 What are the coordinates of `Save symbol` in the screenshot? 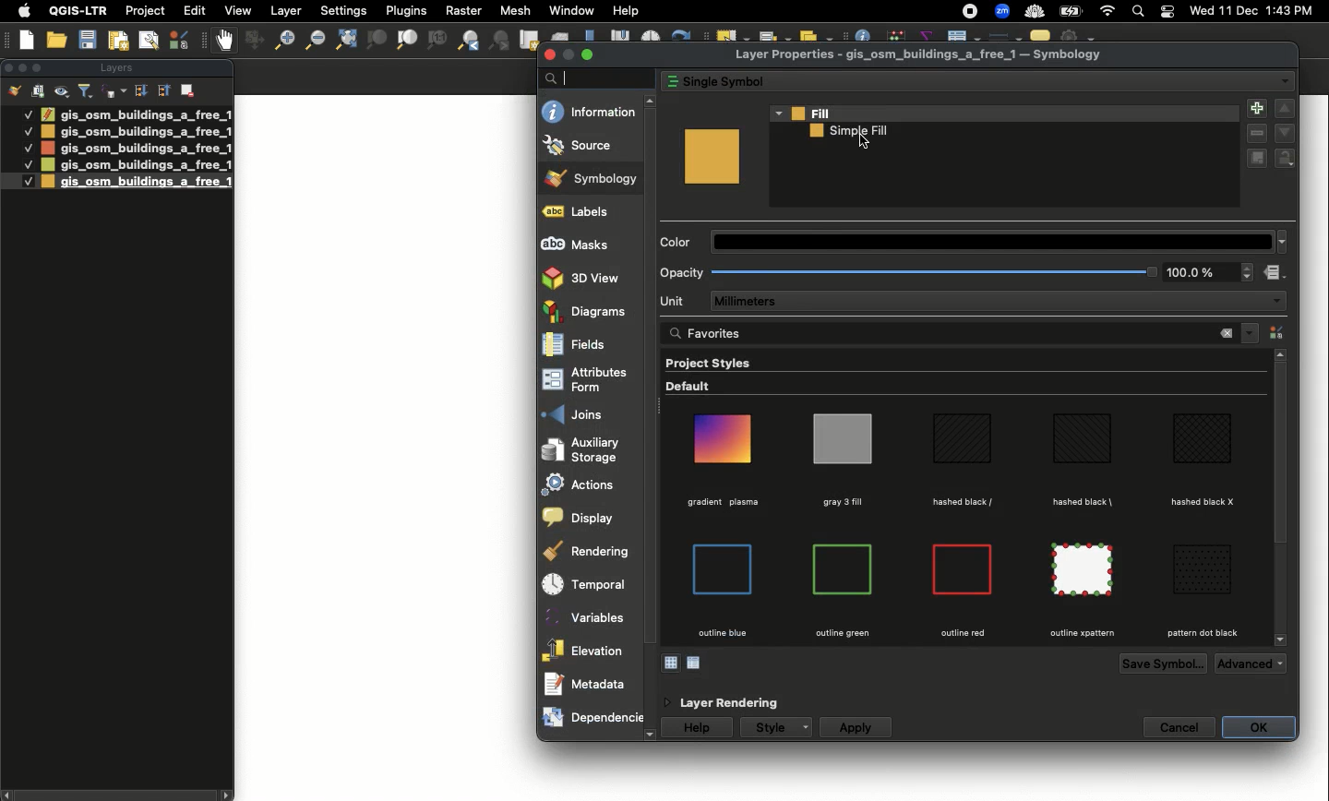 It's located at (1166, 664).